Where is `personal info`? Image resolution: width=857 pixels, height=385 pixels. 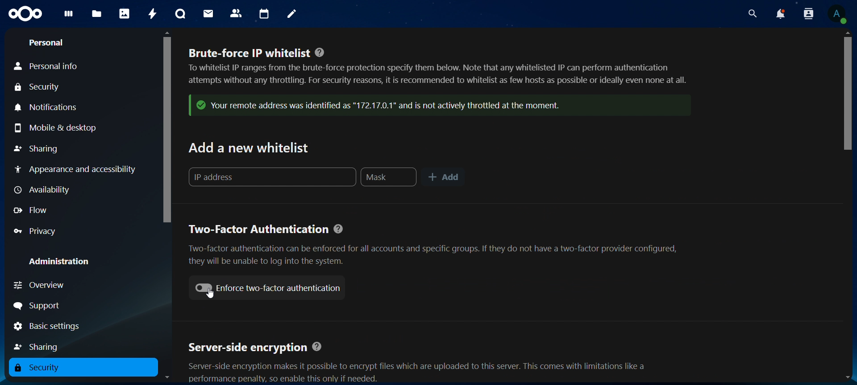
personal info is located at coordinates (46, 67).